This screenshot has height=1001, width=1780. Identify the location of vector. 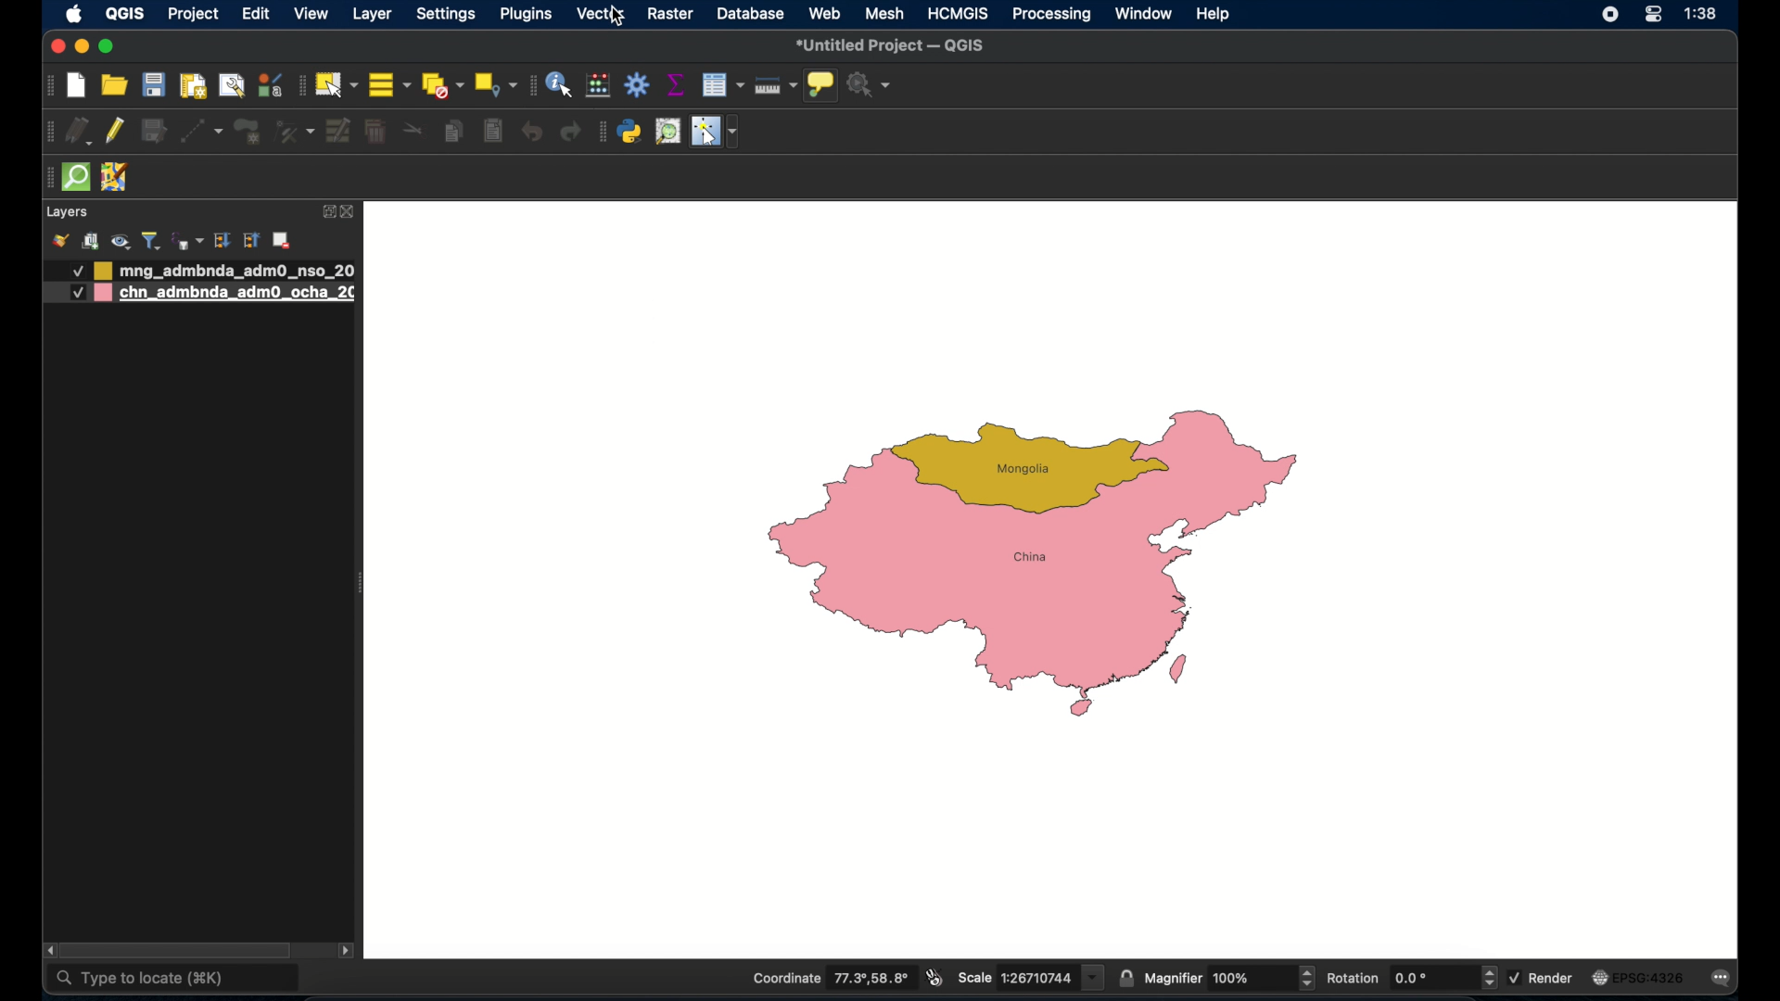
(604, 15).